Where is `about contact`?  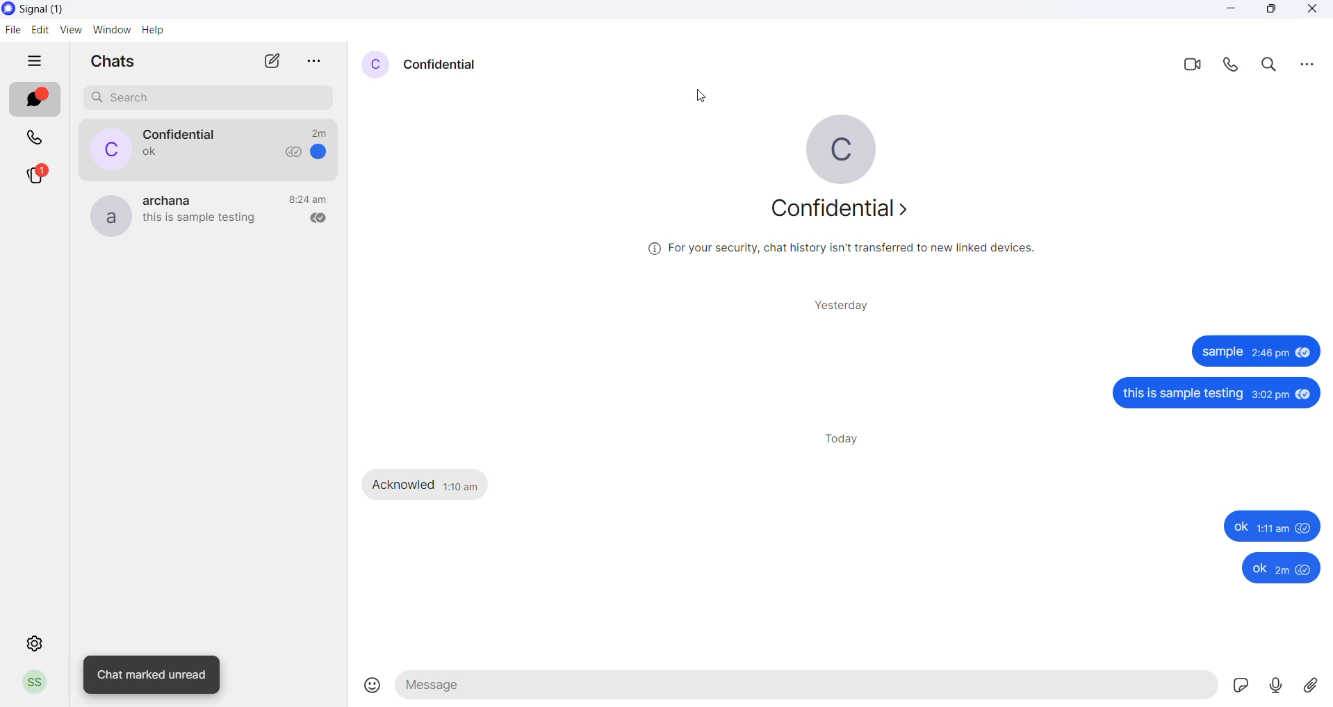 about contact is located at coordinates (847, 210).